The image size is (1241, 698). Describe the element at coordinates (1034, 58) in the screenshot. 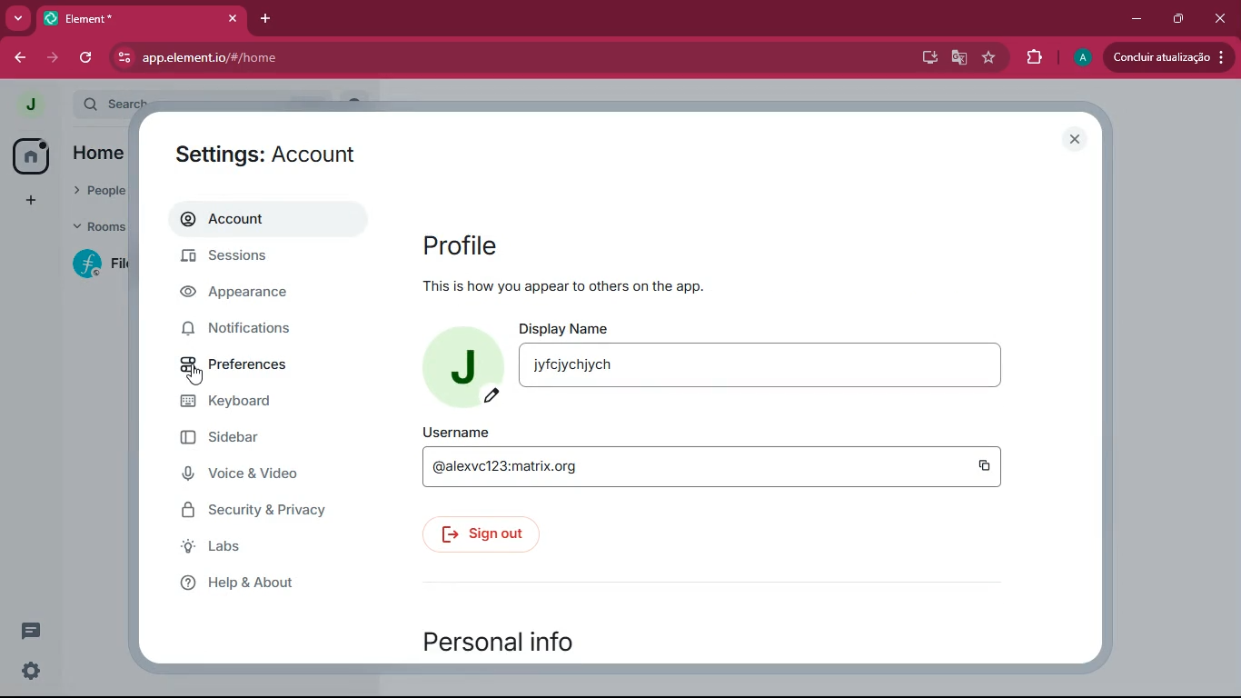

I see `extensions` at that location.